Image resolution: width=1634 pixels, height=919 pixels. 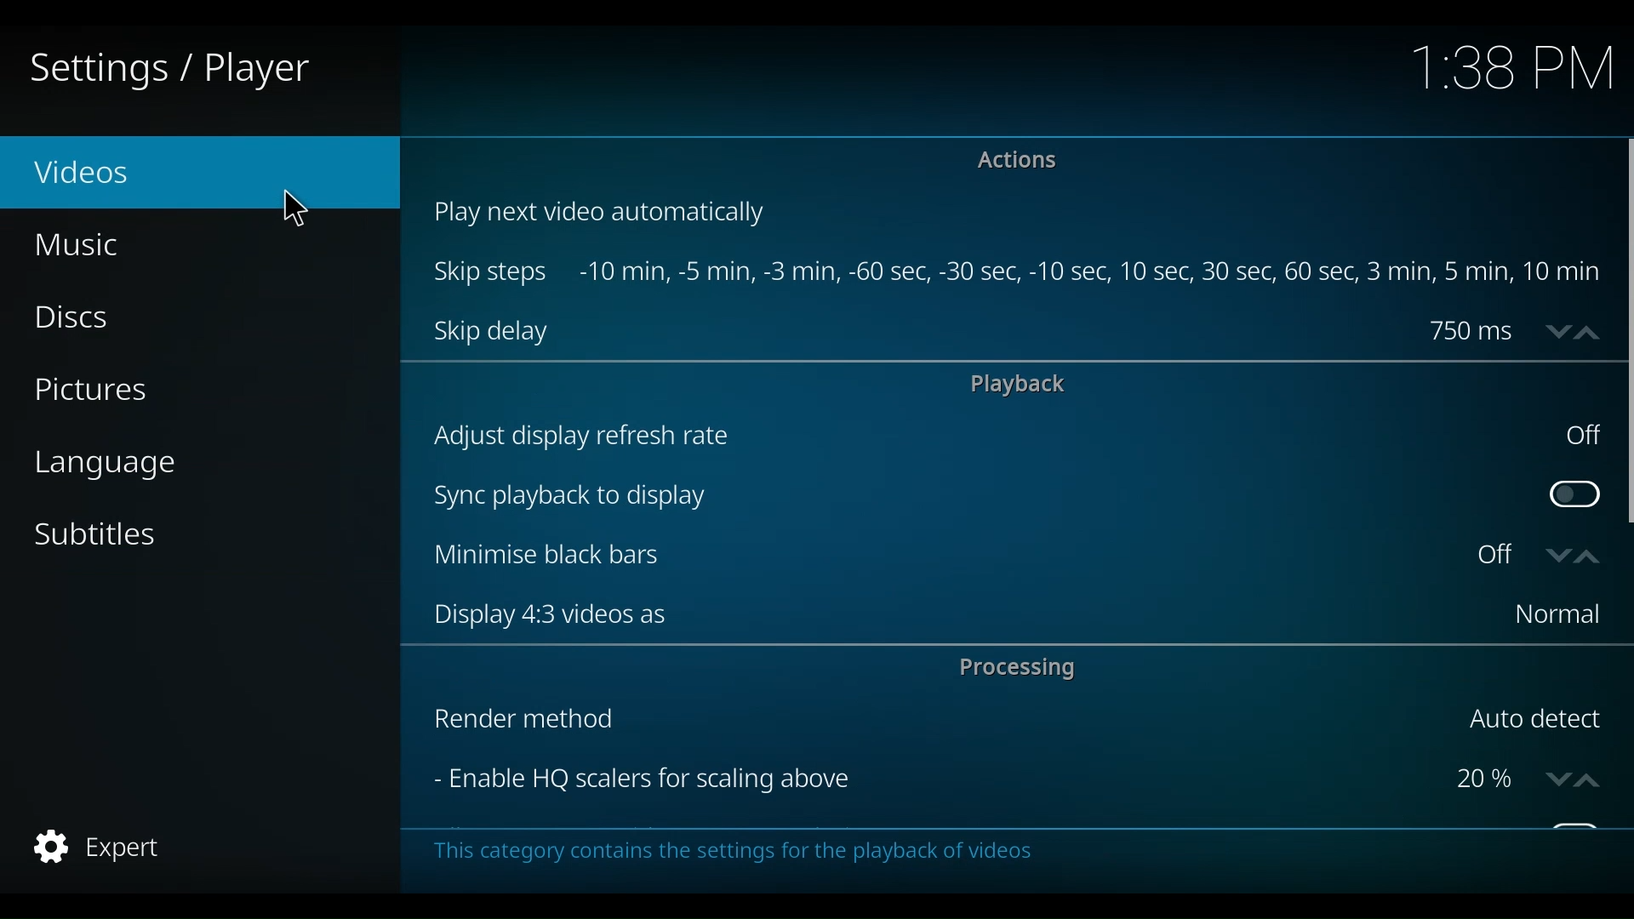 I want to click on Percentage scalers, so click(x=1487, y=779).